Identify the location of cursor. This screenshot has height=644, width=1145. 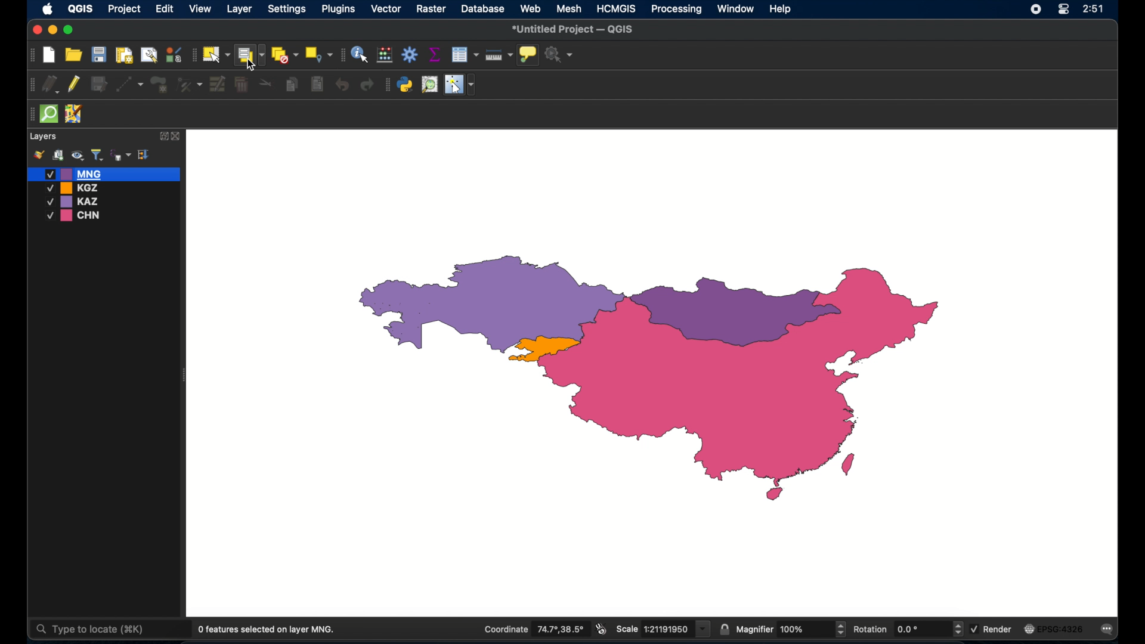
(250, 65).